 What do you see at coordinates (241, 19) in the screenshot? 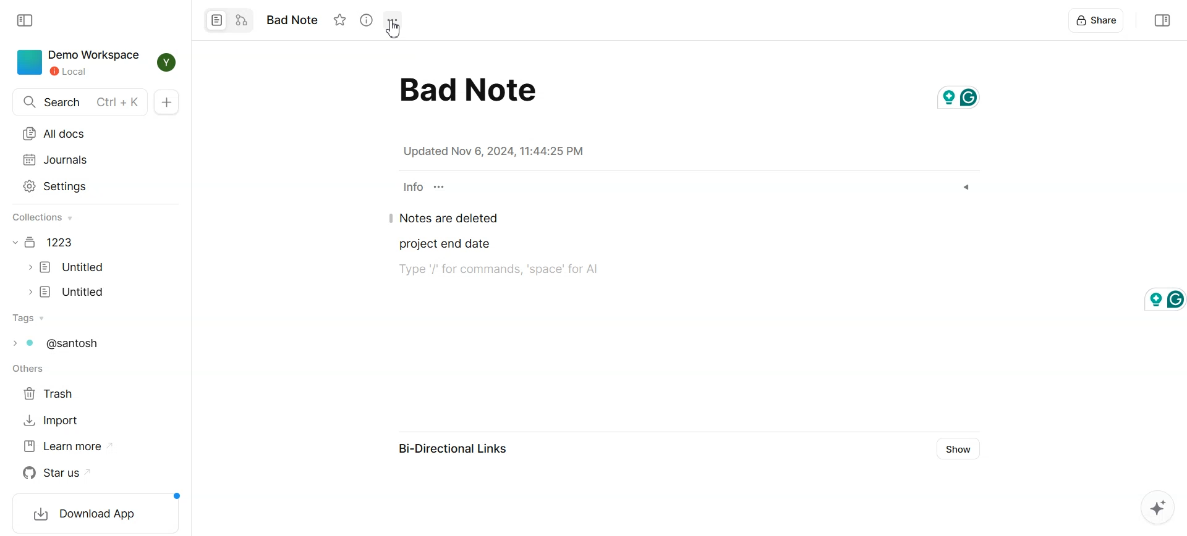
I see `Convert to edgeless` at bounding box center [241, 19].